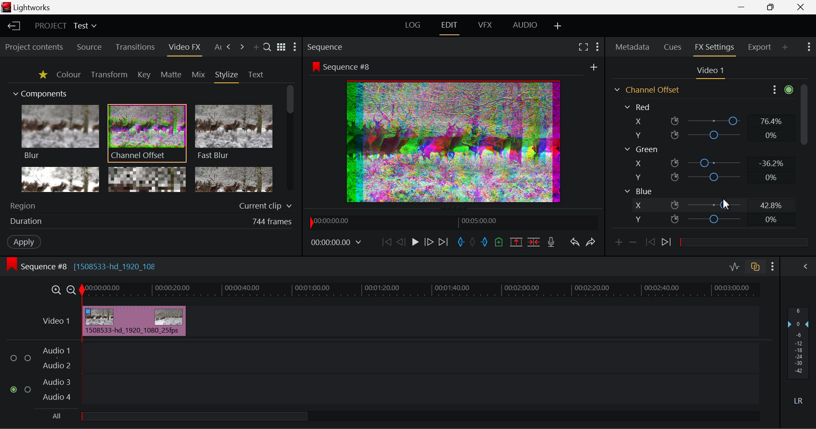 This screenshot has width=816, height=429. Describe the element at coordinates (484, 242) in the screenshot. I see `Mark Out` at that location.